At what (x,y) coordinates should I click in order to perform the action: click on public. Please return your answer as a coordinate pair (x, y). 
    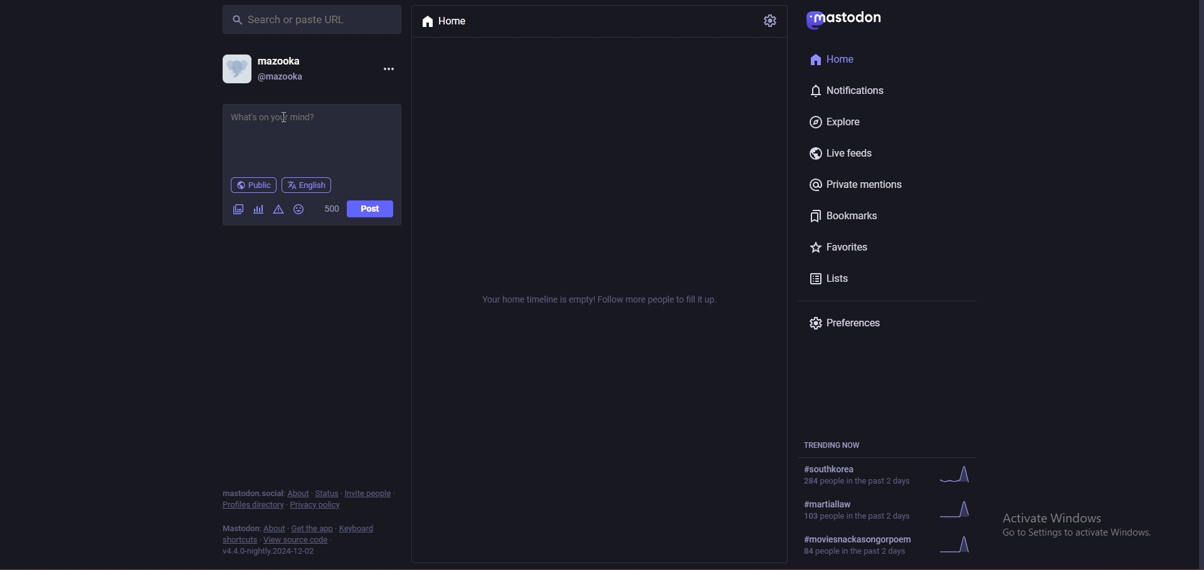
    Looking at the image, I should click on (252, 185).